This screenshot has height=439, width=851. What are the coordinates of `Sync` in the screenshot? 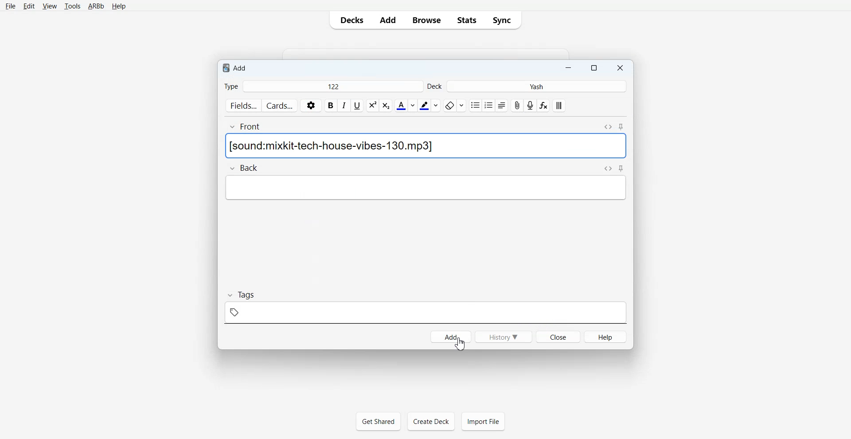 It's located at (504, 20).